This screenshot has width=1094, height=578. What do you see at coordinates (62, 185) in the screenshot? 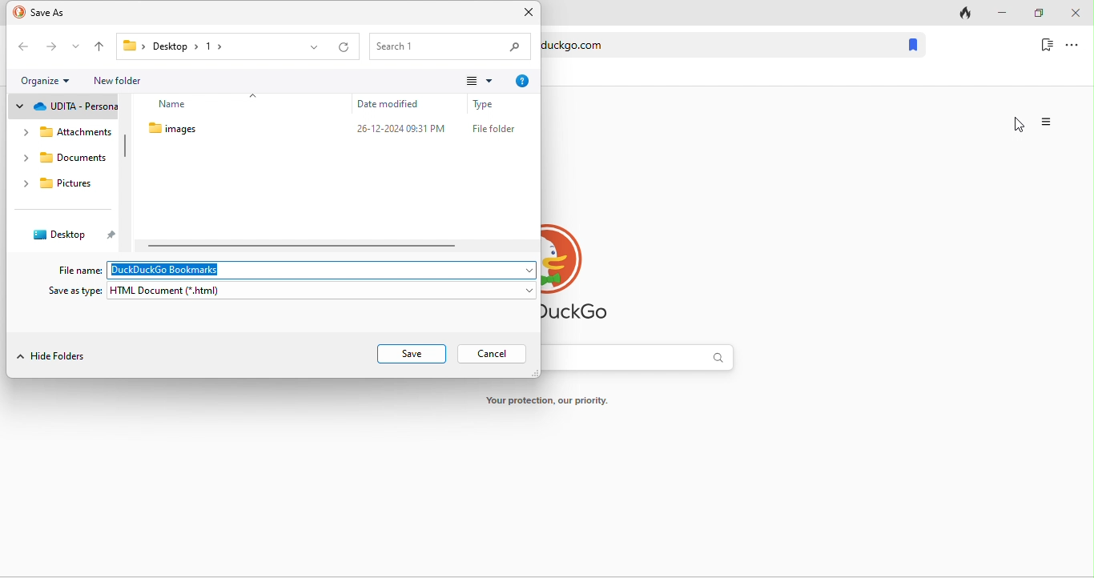
I see `pictures` at bounding box center [62, 185].